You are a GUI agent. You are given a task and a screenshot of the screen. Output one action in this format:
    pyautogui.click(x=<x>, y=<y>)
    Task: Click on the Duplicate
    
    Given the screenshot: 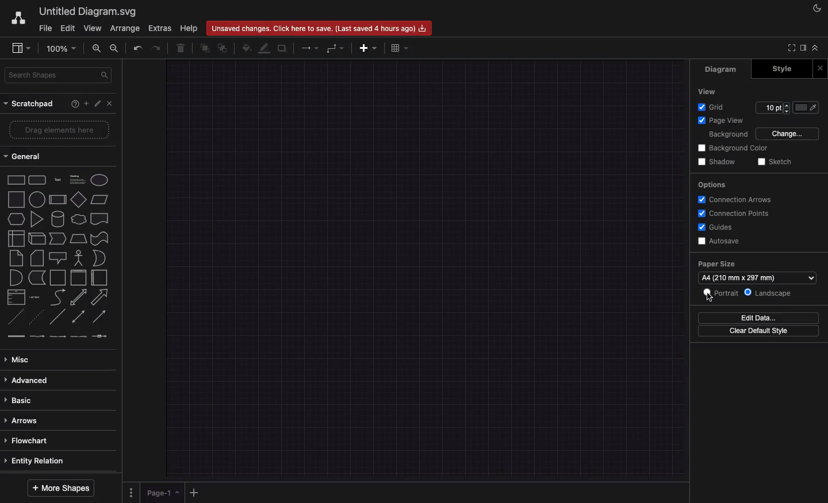 What is the action you would take?
    pyautogui.click(x=284, y=49)
    